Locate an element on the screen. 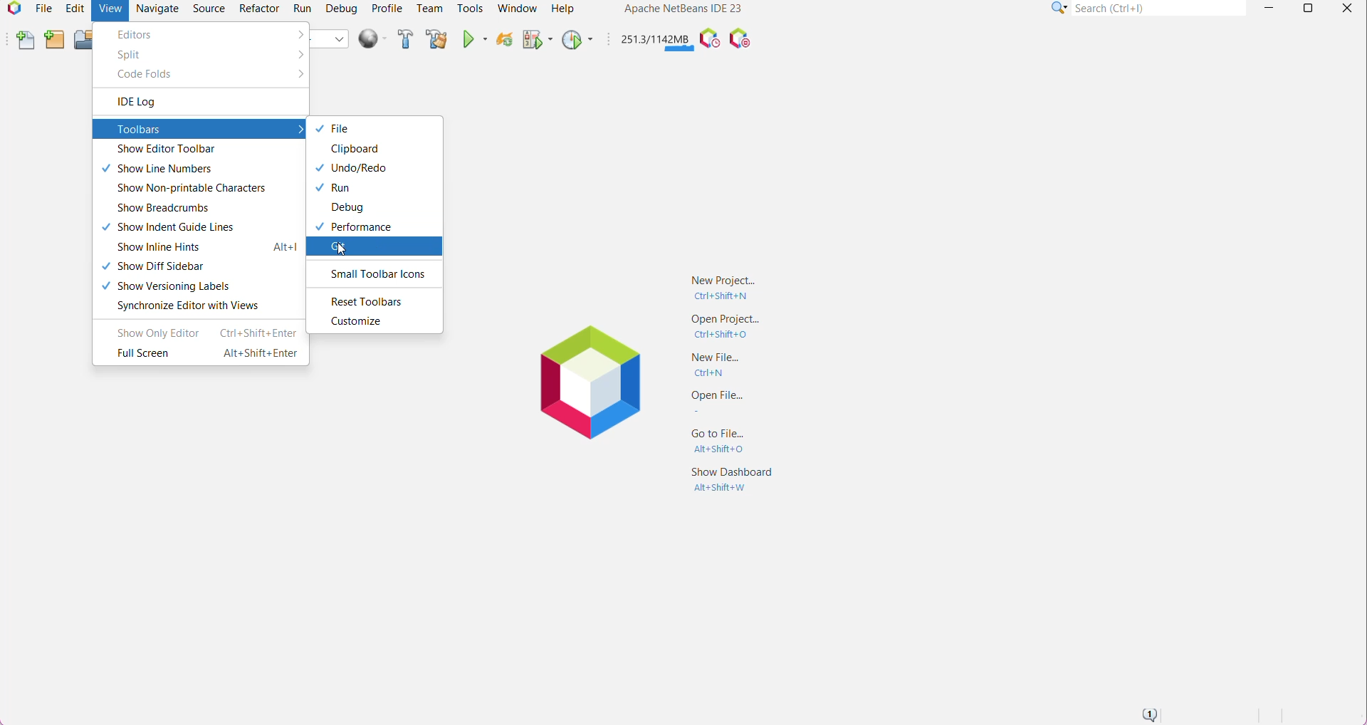 The width and height of the screenshot is (1367, 725). Small Toolbar Icons is located at coordinates (377, 275).